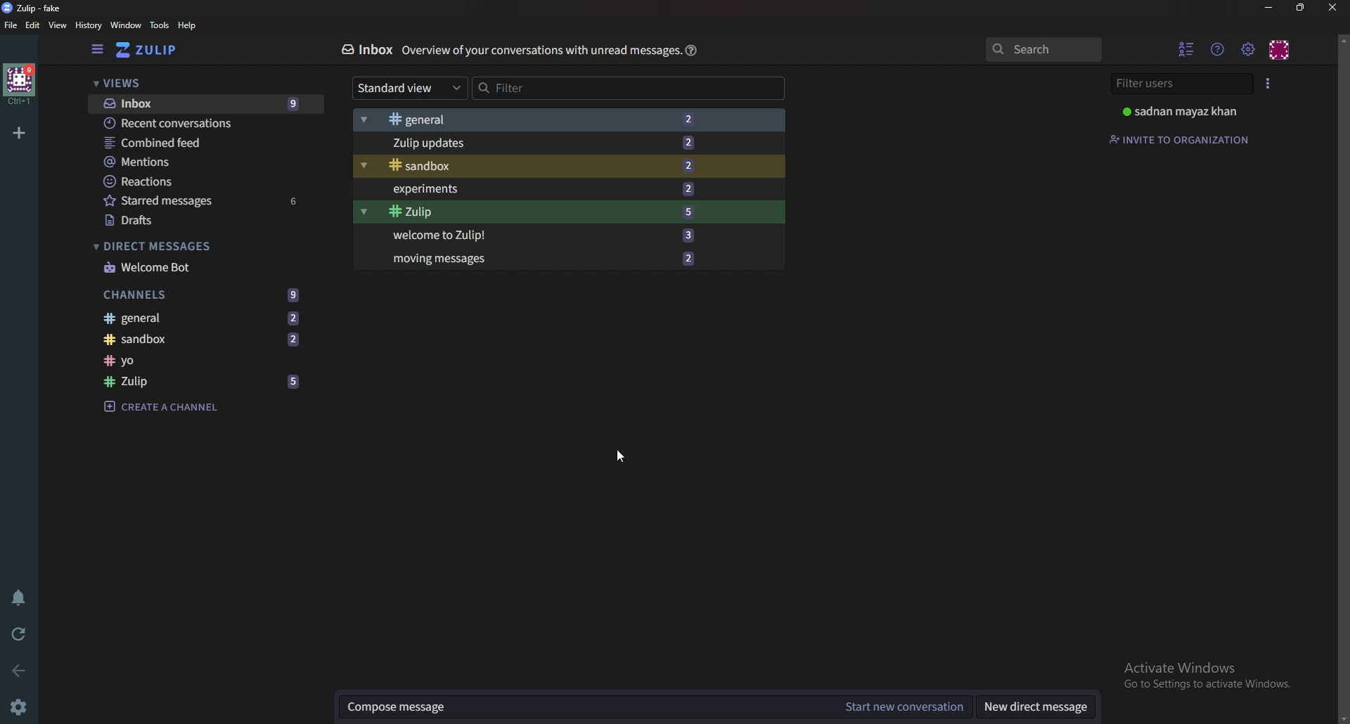 This screenshot has height=724, width=1350. What do you see at coordinates (904, 706) in the screenshot?
I see `Start new conversation` at bounding box center [904, 706].